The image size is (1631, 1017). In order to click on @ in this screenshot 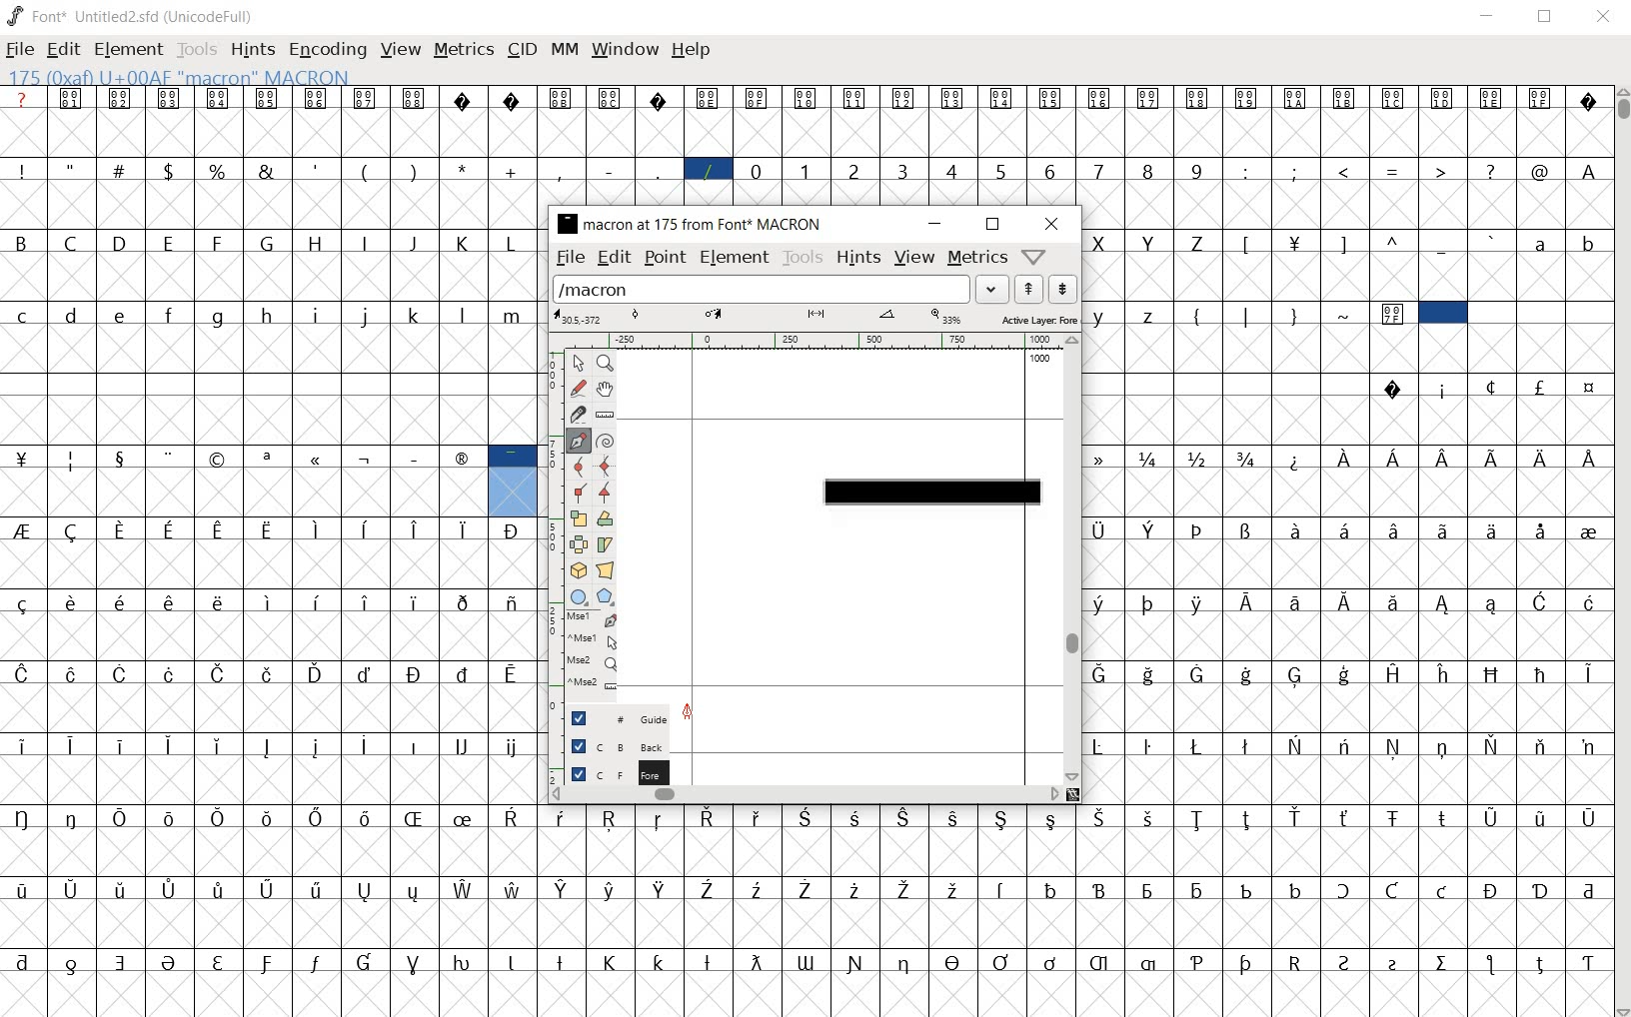, I will do `click(1543, 172)`.